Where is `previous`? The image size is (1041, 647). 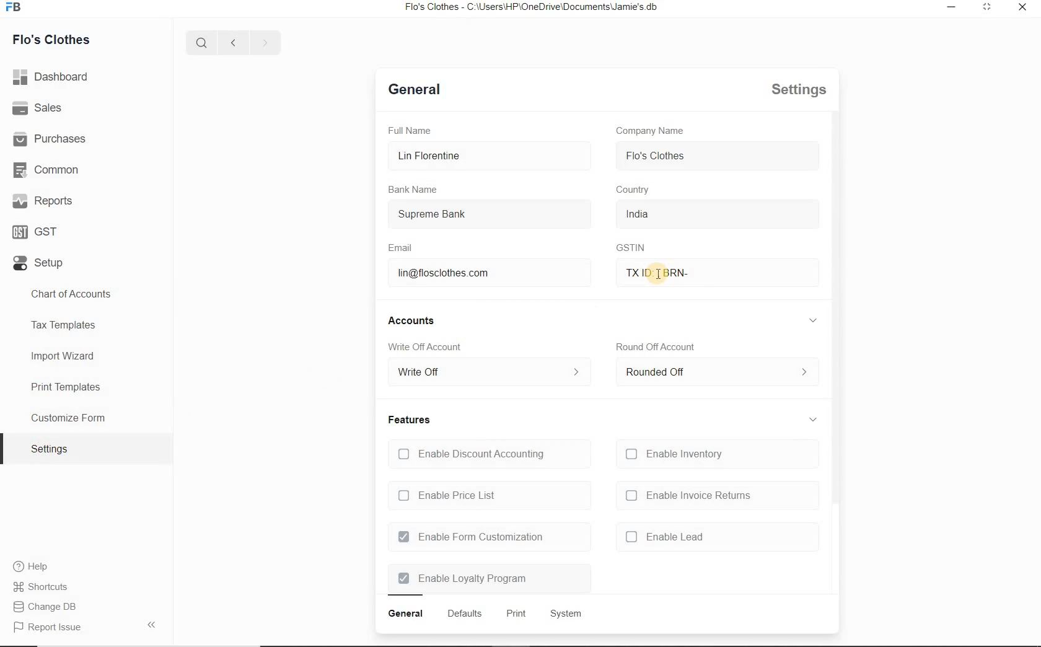 previous is located at coordinates (232, 43).